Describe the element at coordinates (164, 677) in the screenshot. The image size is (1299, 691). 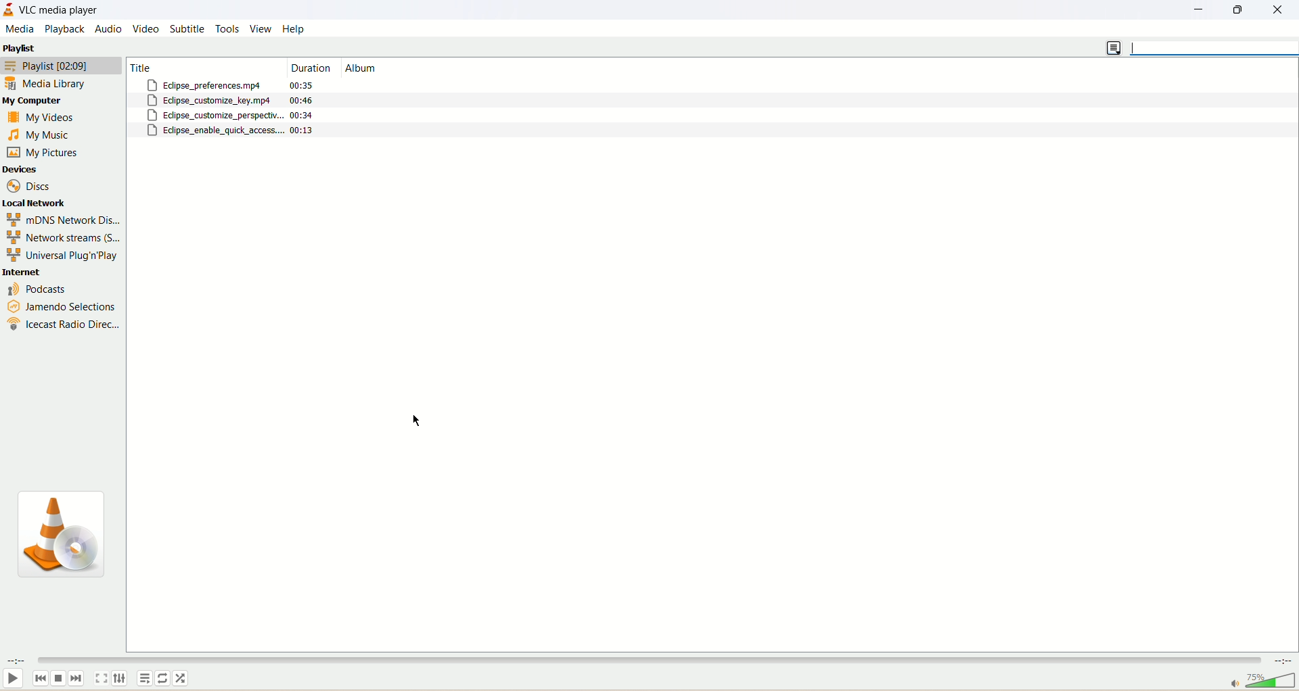
I see `toggle loop` at that location.